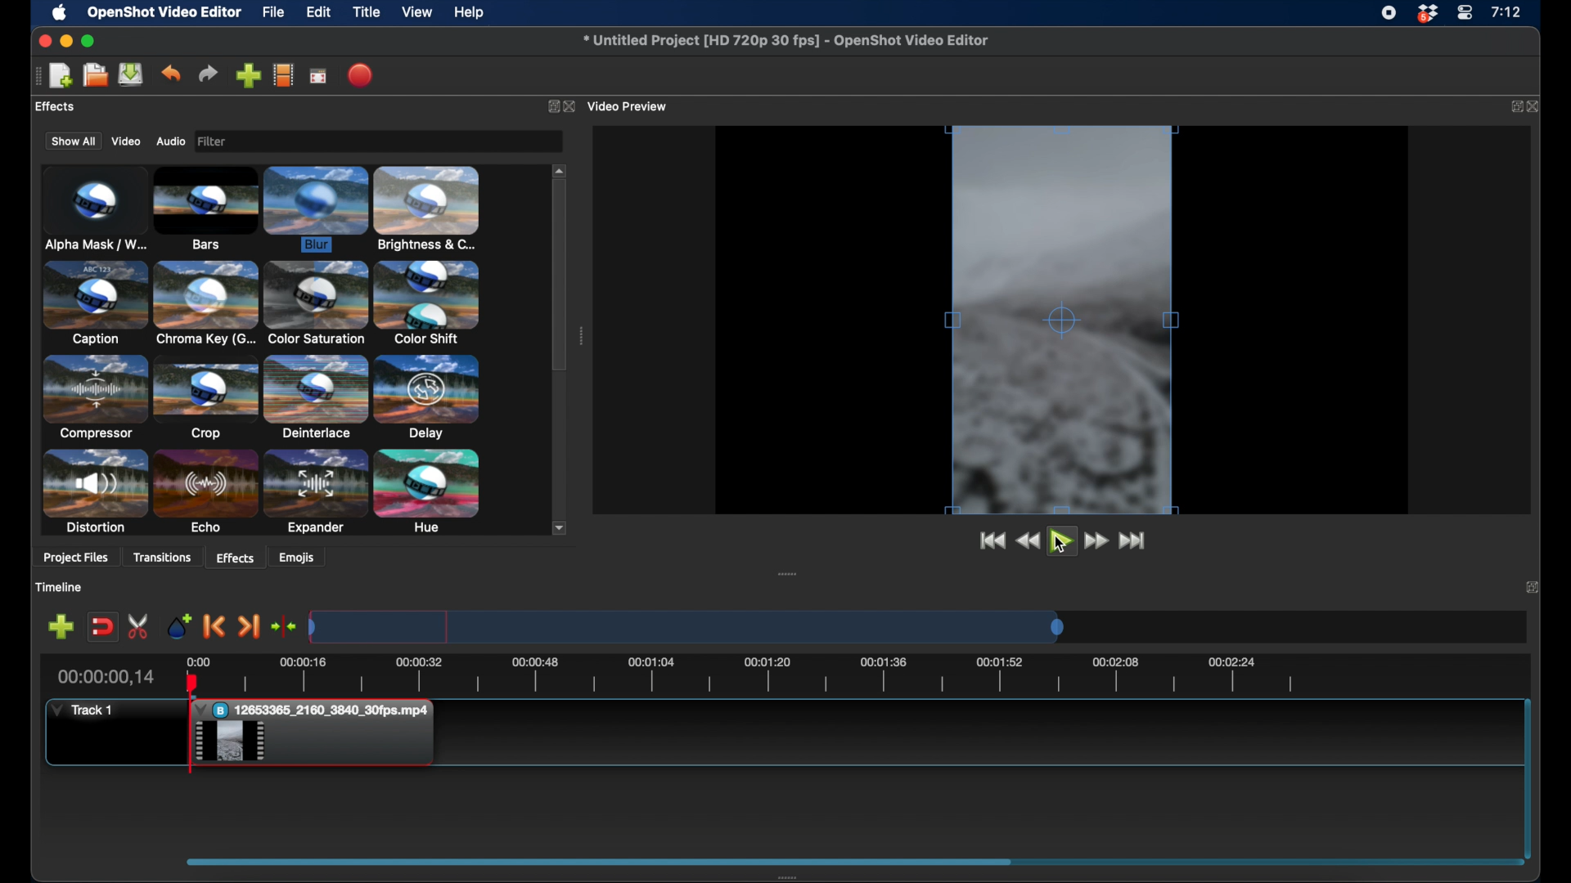  I want to click on redo, so click(208, 74).